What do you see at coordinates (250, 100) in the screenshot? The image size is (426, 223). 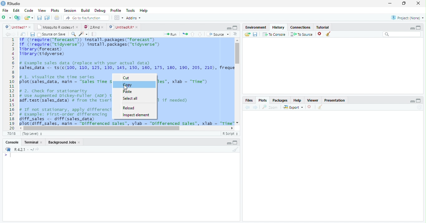 I see `Files` at bounding box center [250, 100].